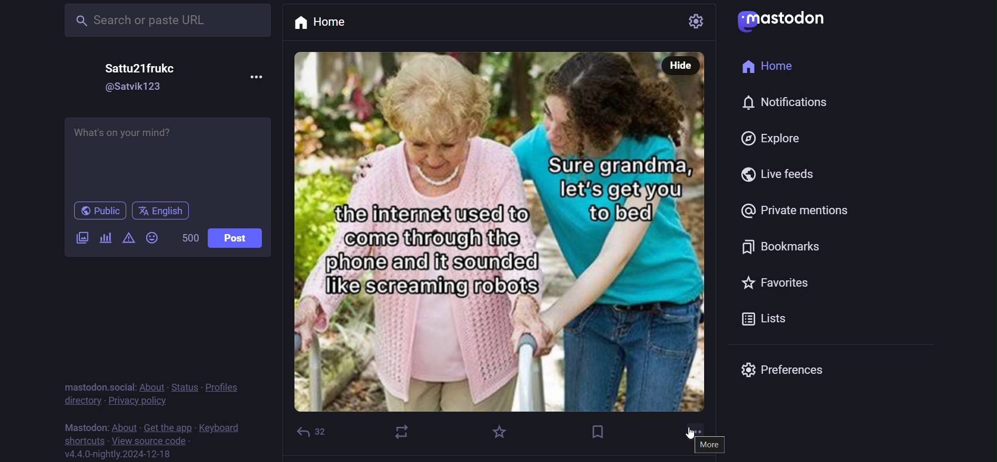  I want to click on post, so click(237, 238).